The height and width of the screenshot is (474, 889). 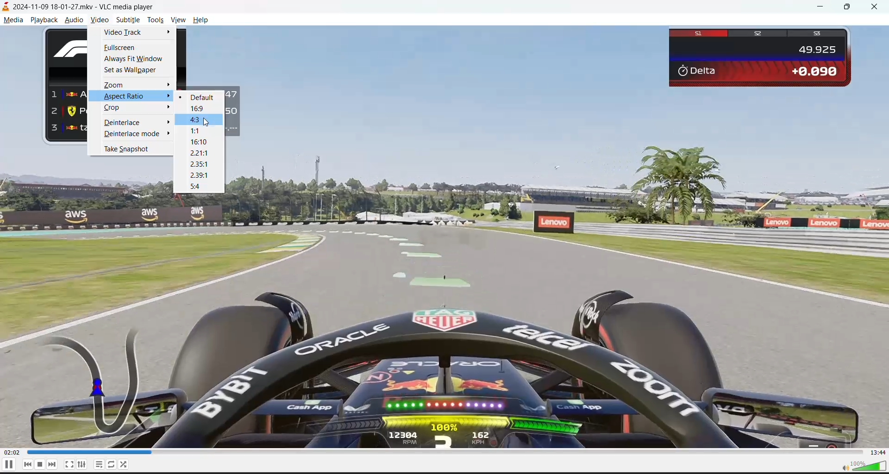 I want to click on 1:1, so click(x=198, y=131).